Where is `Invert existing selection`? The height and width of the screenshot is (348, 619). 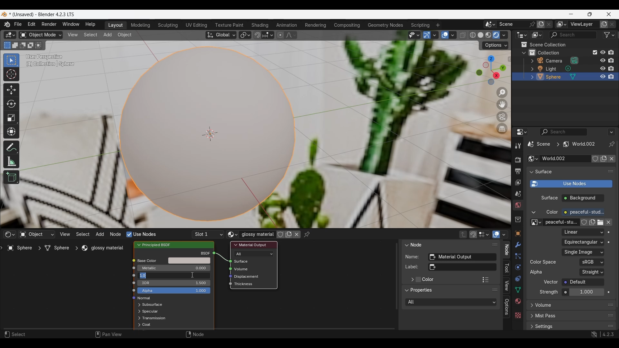
Invert existing selection is located at coordinates (30, 45).